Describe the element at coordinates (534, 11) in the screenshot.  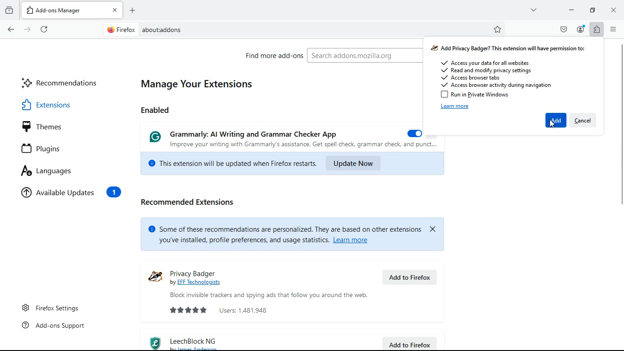
I see `more` at that location.